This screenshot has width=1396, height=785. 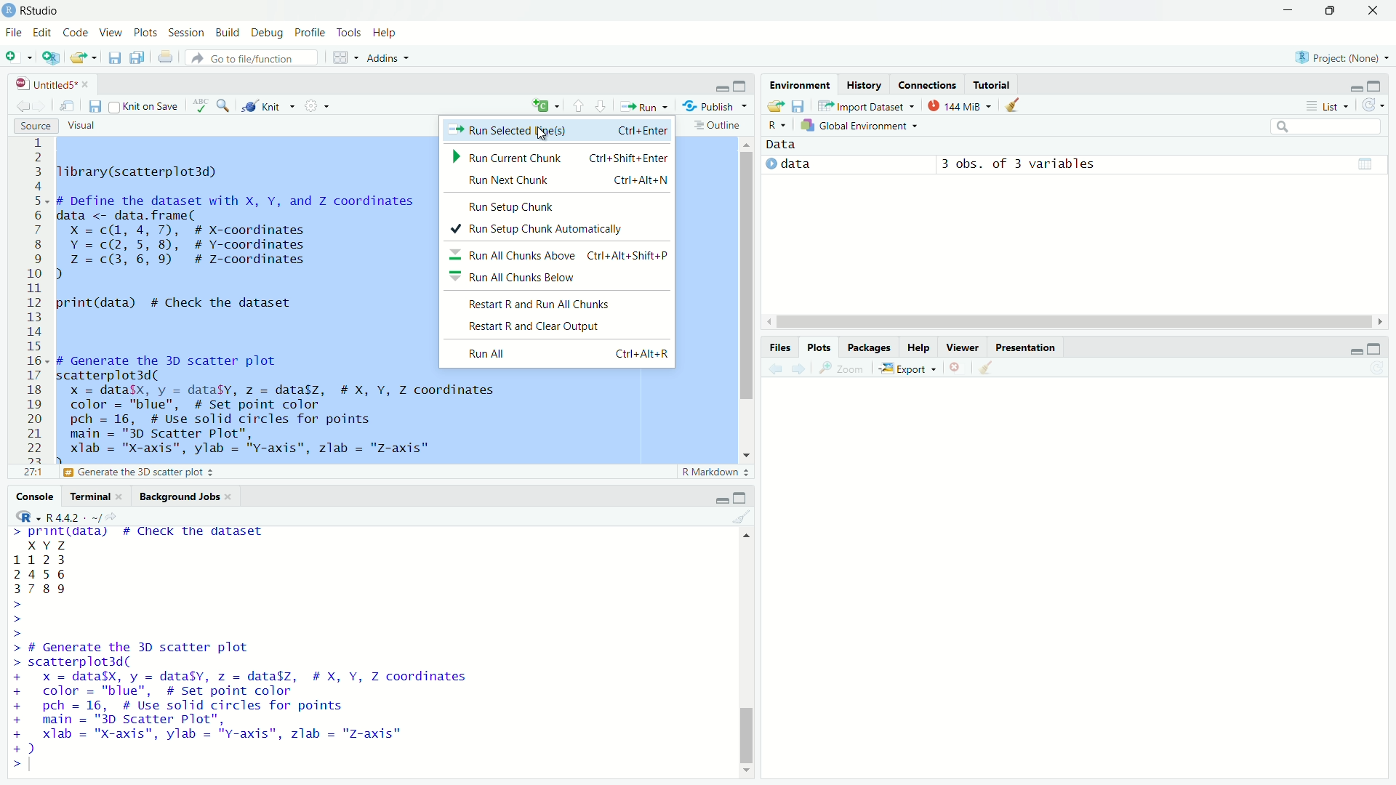 I want to click on run the current line or selection, so click(x=646, y=107).